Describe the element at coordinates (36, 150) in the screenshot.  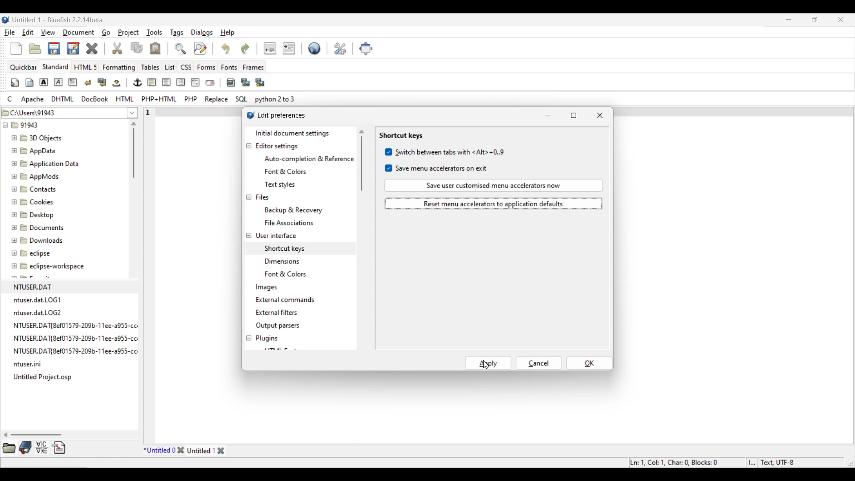
I see `AppData` at that location.